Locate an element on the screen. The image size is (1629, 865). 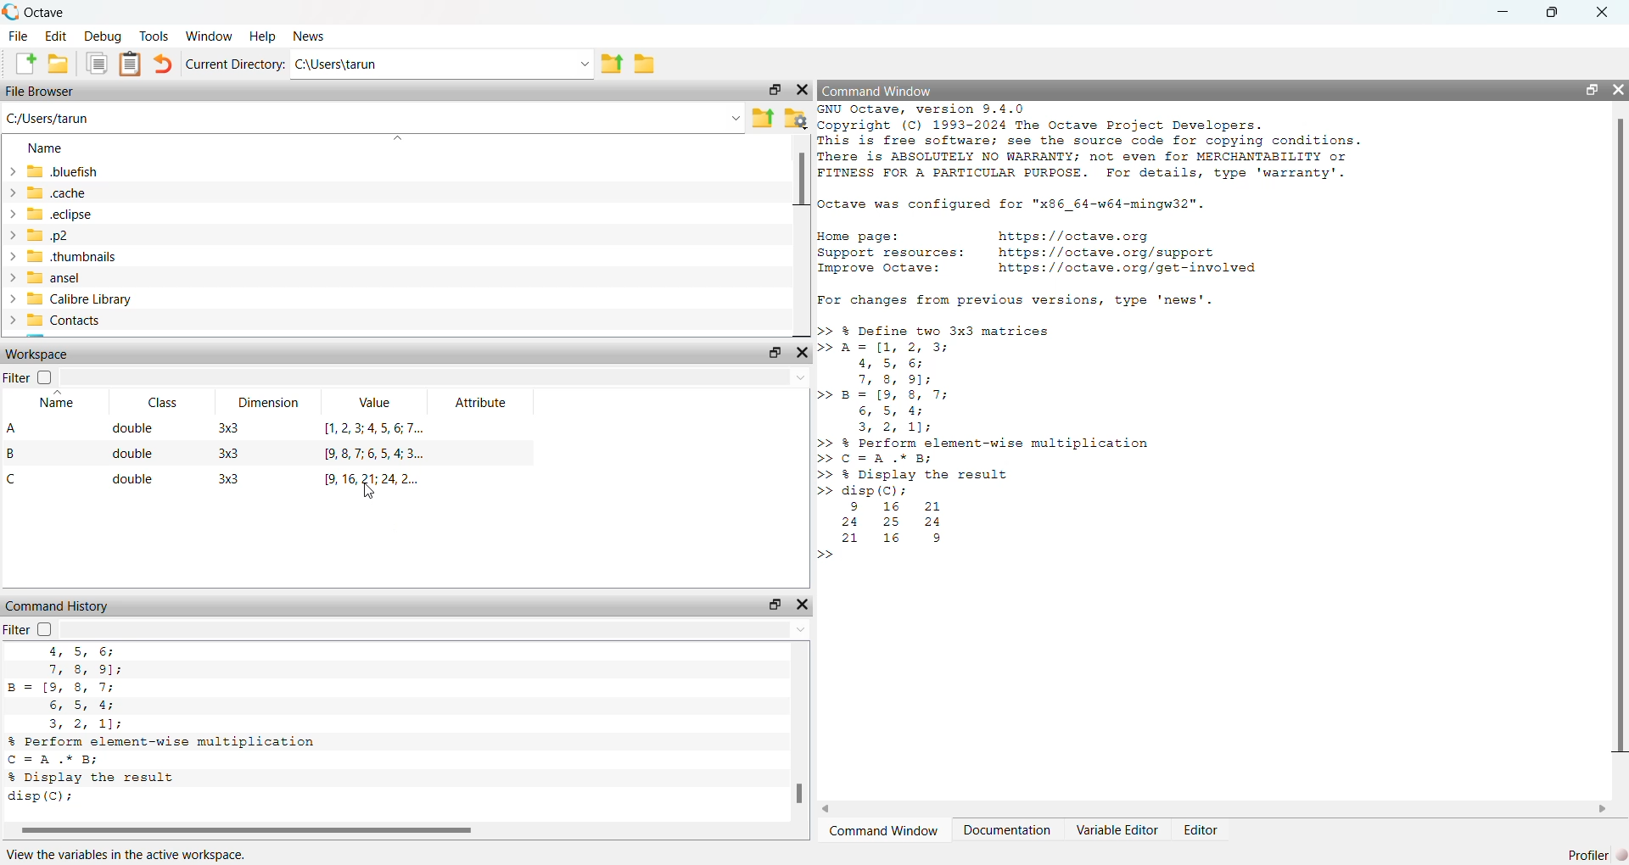
Restore Down is located at coordinates (774, 605).